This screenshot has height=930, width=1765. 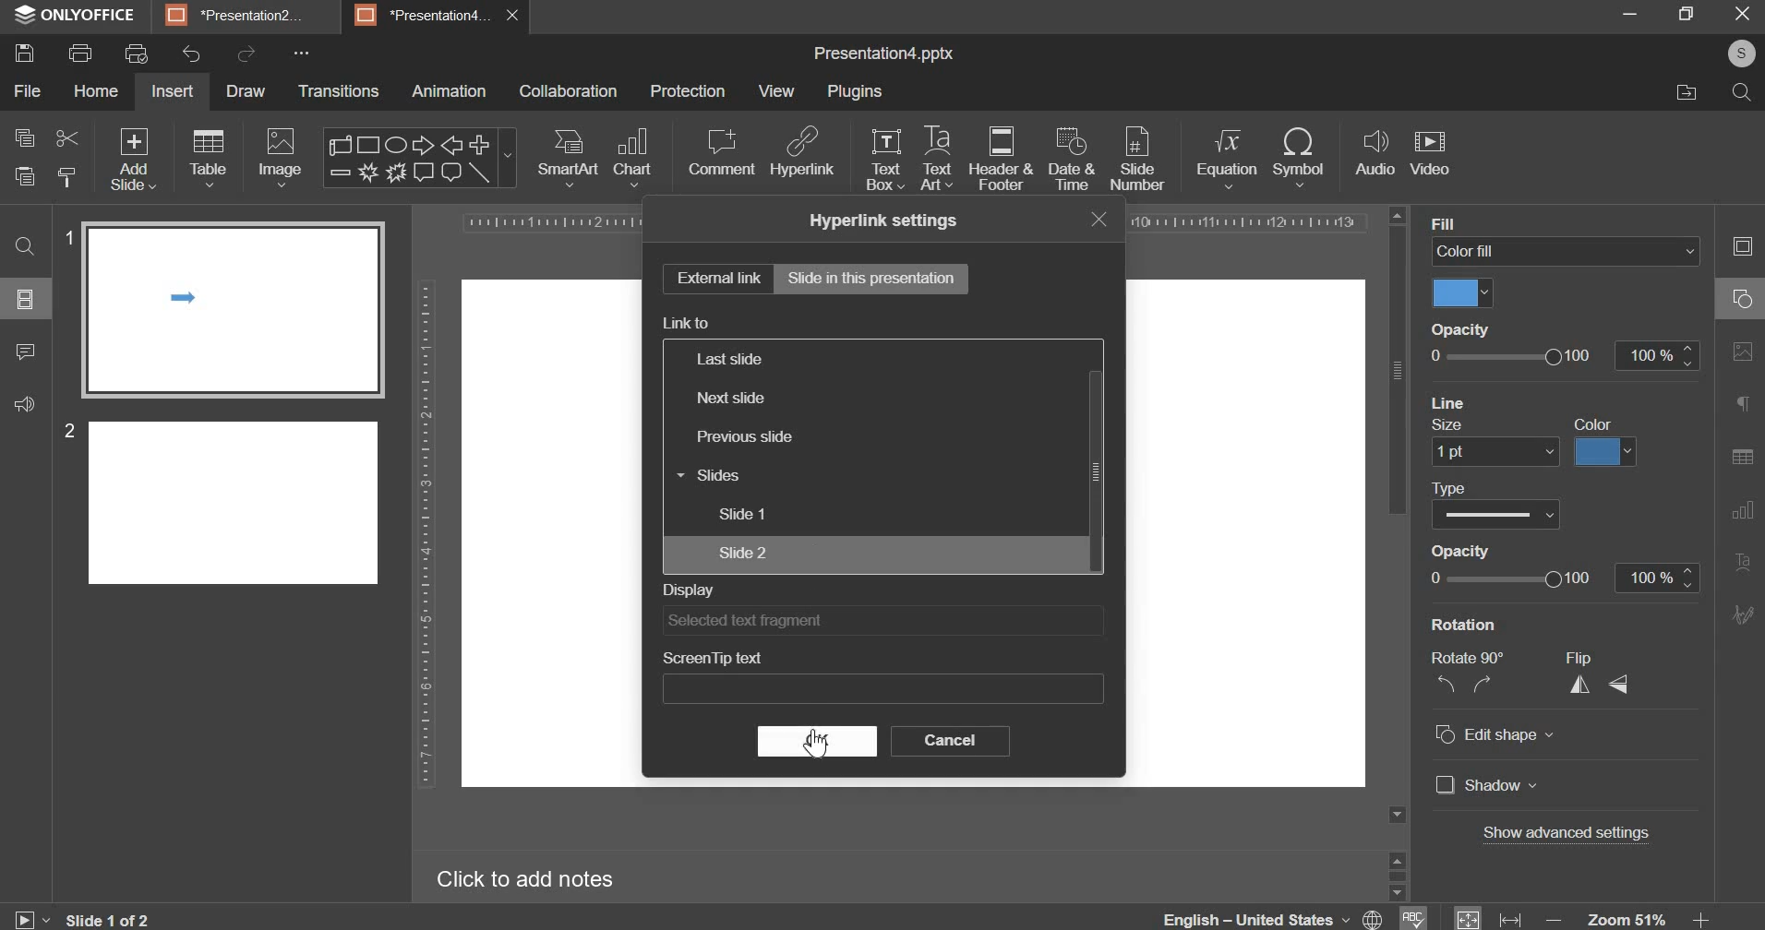 I want to click on , so click(x=1473, y=485).